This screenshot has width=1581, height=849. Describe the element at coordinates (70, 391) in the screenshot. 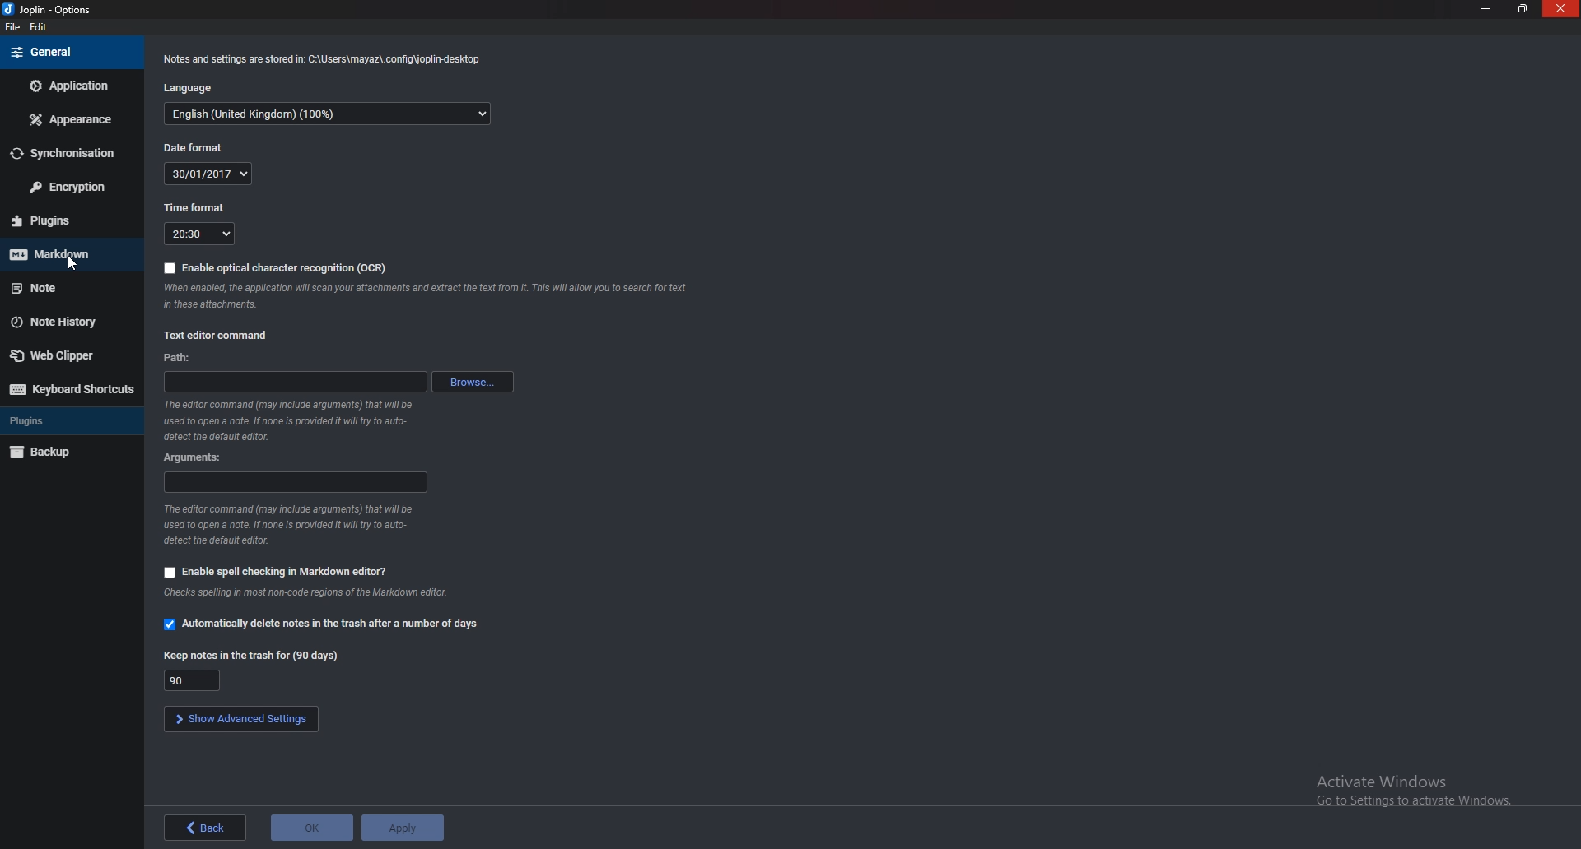

I see `Keyboard shortcuts` at that location.